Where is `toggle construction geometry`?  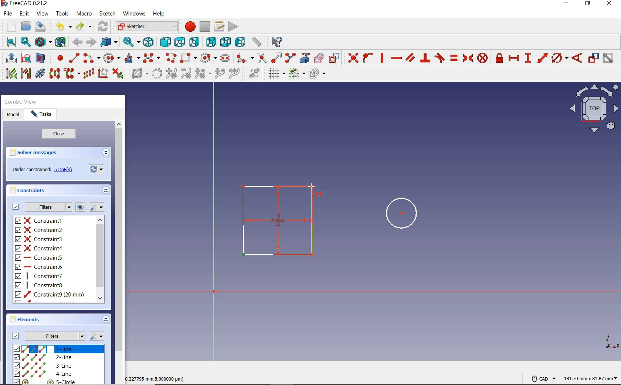
toggle construction geometry is located at coordinates (335, 57).